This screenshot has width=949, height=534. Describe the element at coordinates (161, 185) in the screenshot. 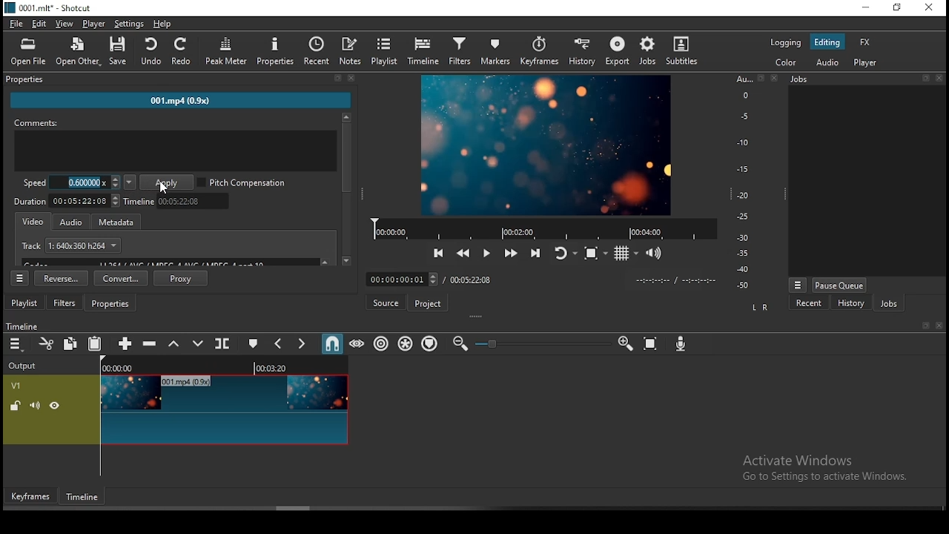

I see `mouse pointer` at that location.